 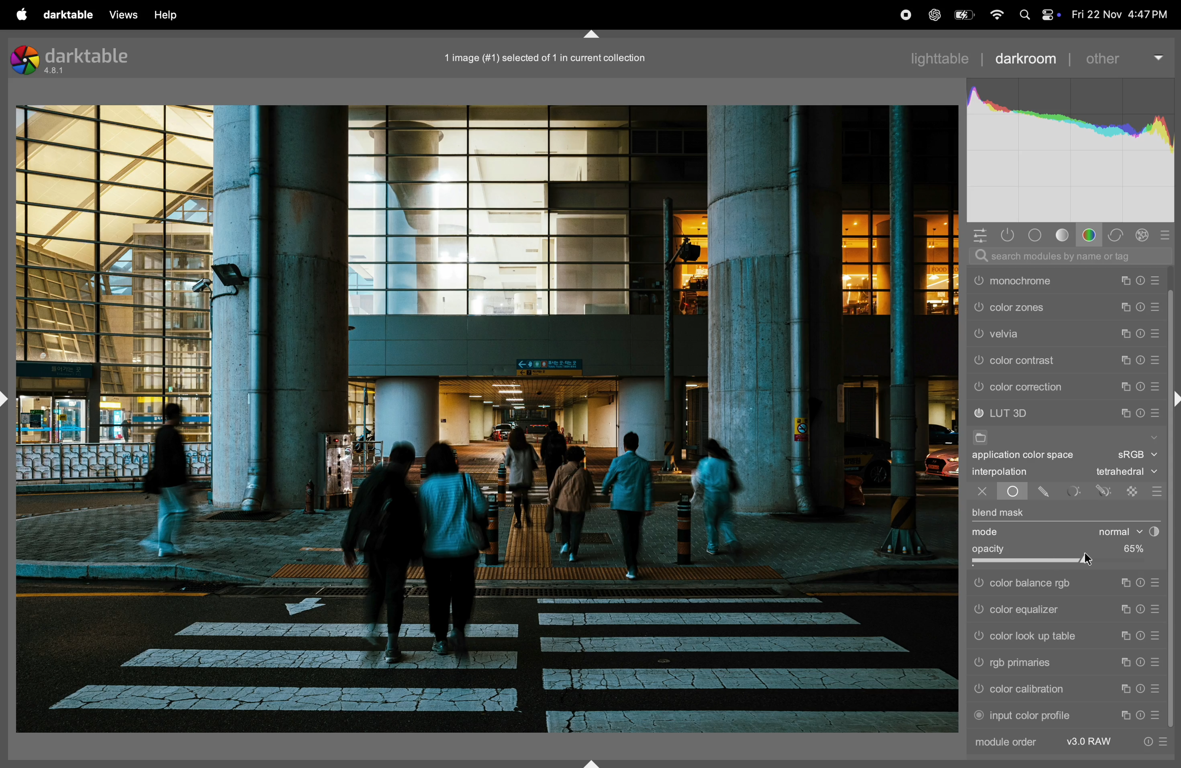 What do you see at coordinates (961, 16) in the screenshot?
I see `battery` at bounding box center [961, 16].